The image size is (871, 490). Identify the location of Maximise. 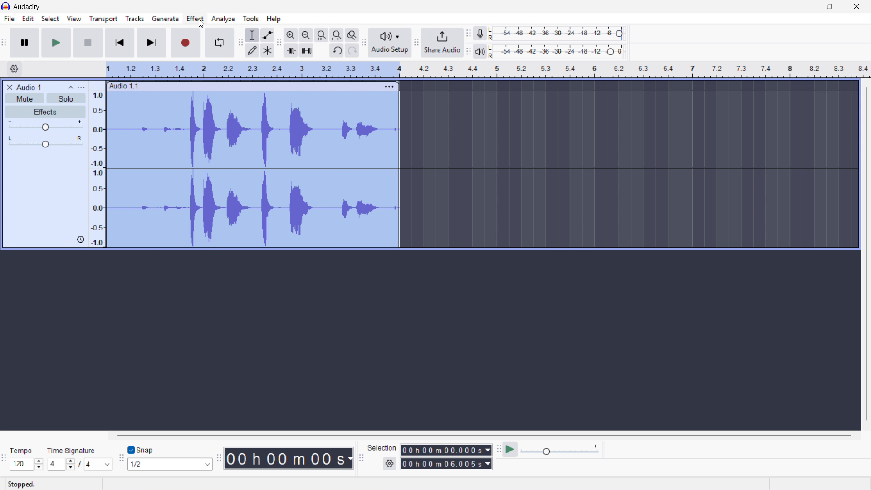
(831, 7).